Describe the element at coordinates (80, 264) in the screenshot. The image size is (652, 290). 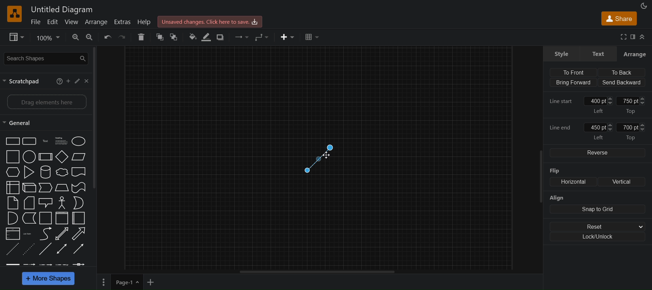
I see `connector 5` at that location.